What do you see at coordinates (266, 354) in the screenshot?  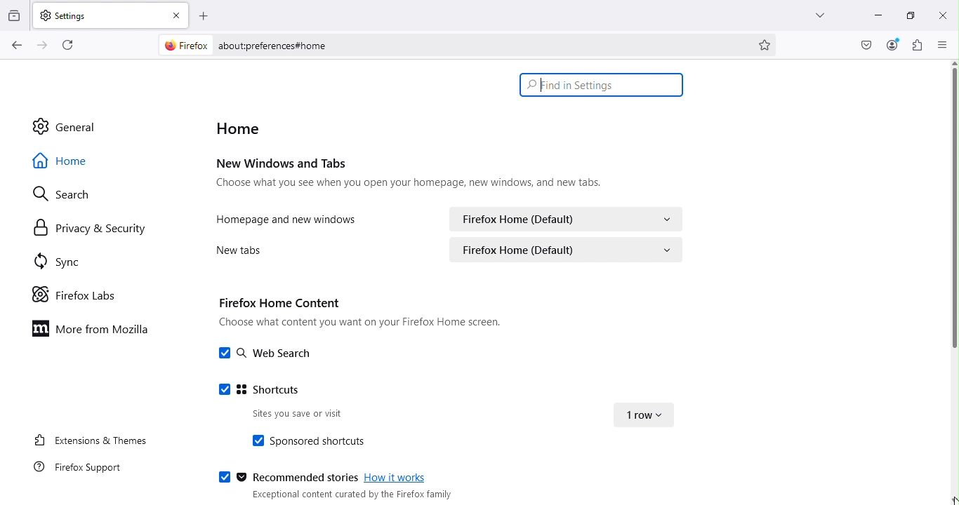 I see `Web search` at bounding box center [266, 354].